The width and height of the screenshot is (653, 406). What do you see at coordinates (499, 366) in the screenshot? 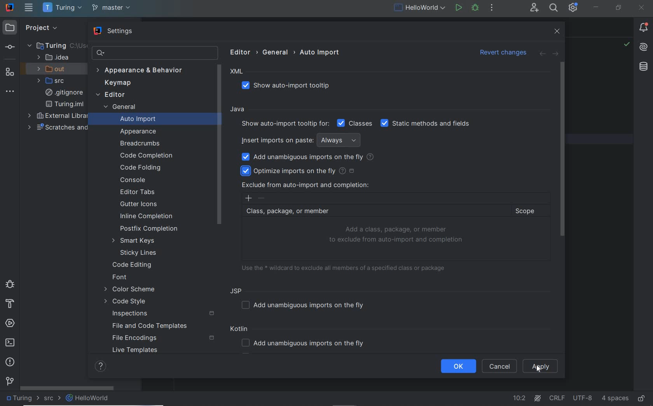
I see `CANCEL` at bounding box center [499, 366].